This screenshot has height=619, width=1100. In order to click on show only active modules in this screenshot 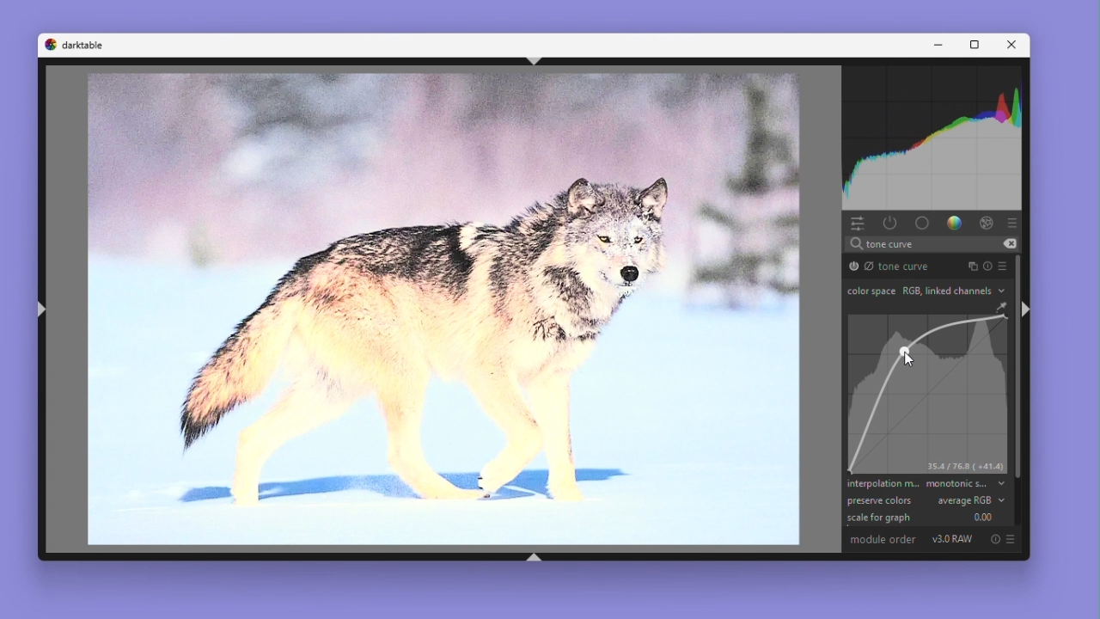, I will do `click(889, 224)`.